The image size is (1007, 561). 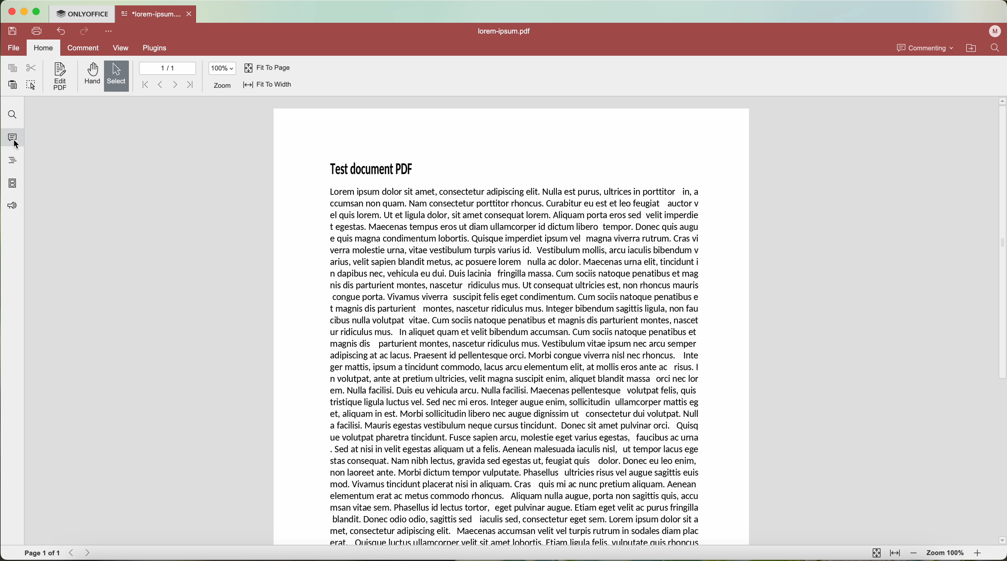 What do you see at coordinates (946, 553) in the screenshot?
I see `zoom 100%` at bounding box center [946, 553].